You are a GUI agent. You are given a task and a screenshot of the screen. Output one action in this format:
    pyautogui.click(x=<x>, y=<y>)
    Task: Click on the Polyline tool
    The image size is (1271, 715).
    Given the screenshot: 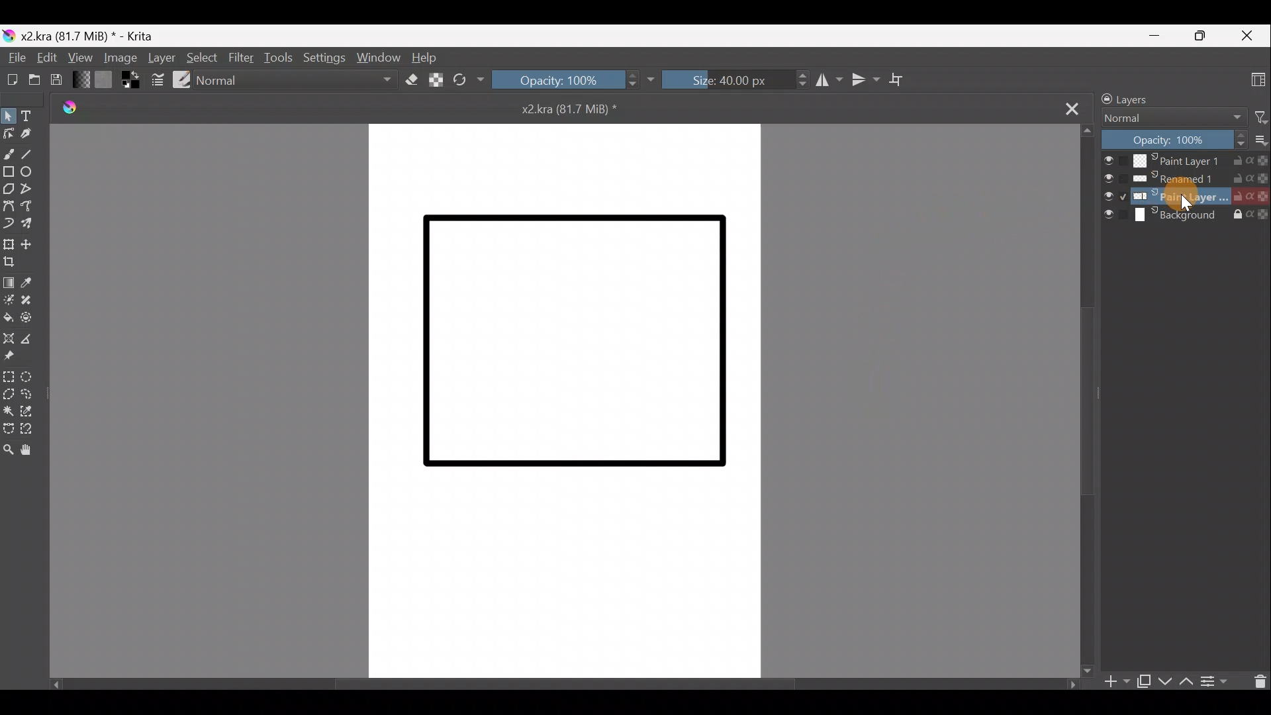 What is the action you would take?
    pyautogui.click(x=32, y=190)
    